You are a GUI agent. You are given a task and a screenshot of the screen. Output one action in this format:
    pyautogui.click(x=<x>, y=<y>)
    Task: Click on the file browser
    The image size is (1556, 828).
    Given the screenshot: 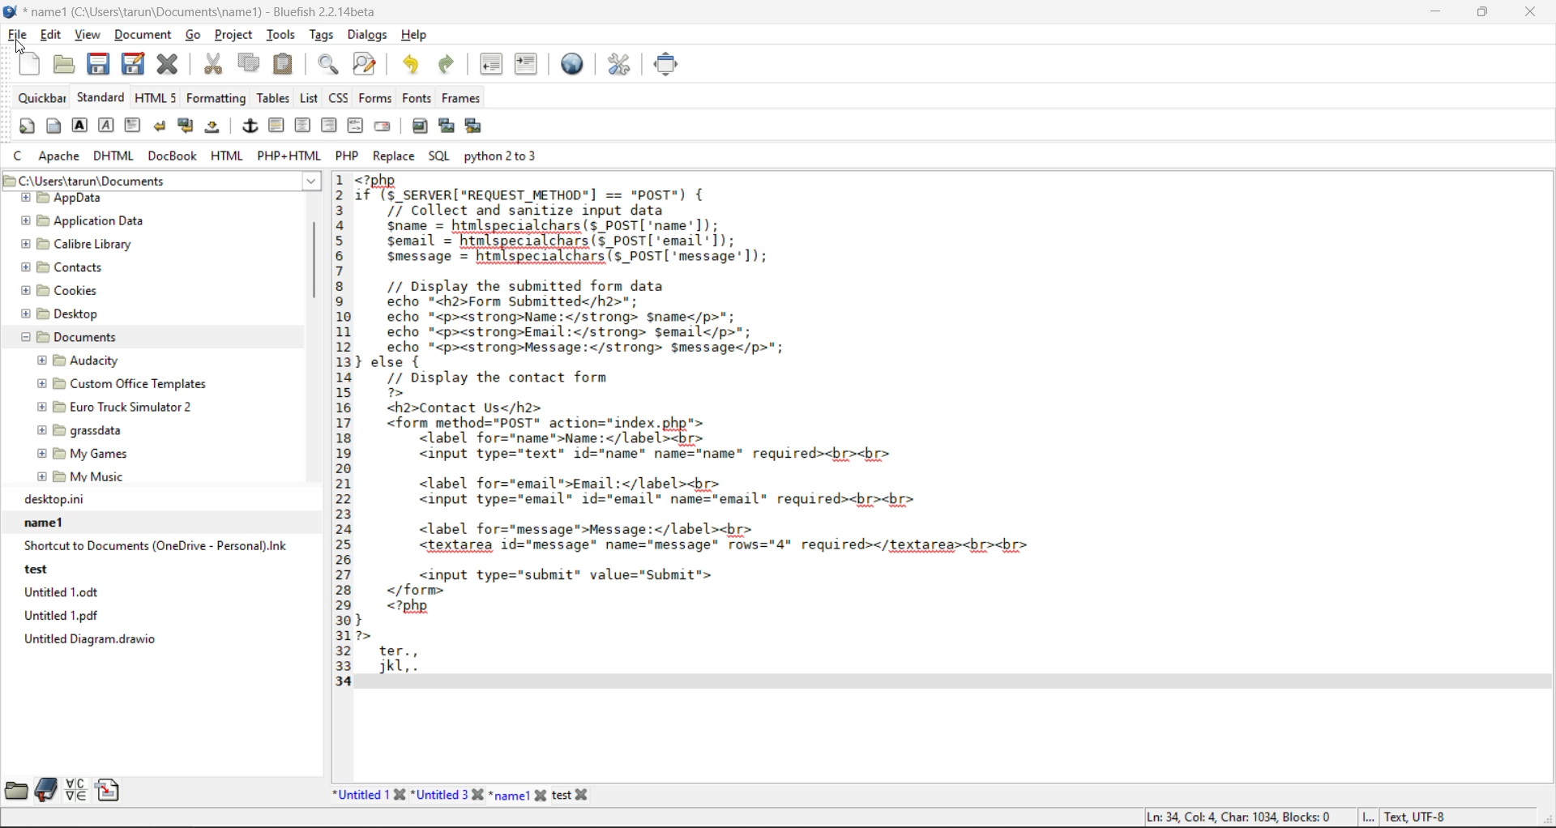 What is the action you would take?
    pyautogui.click(x=17, y=788)
    